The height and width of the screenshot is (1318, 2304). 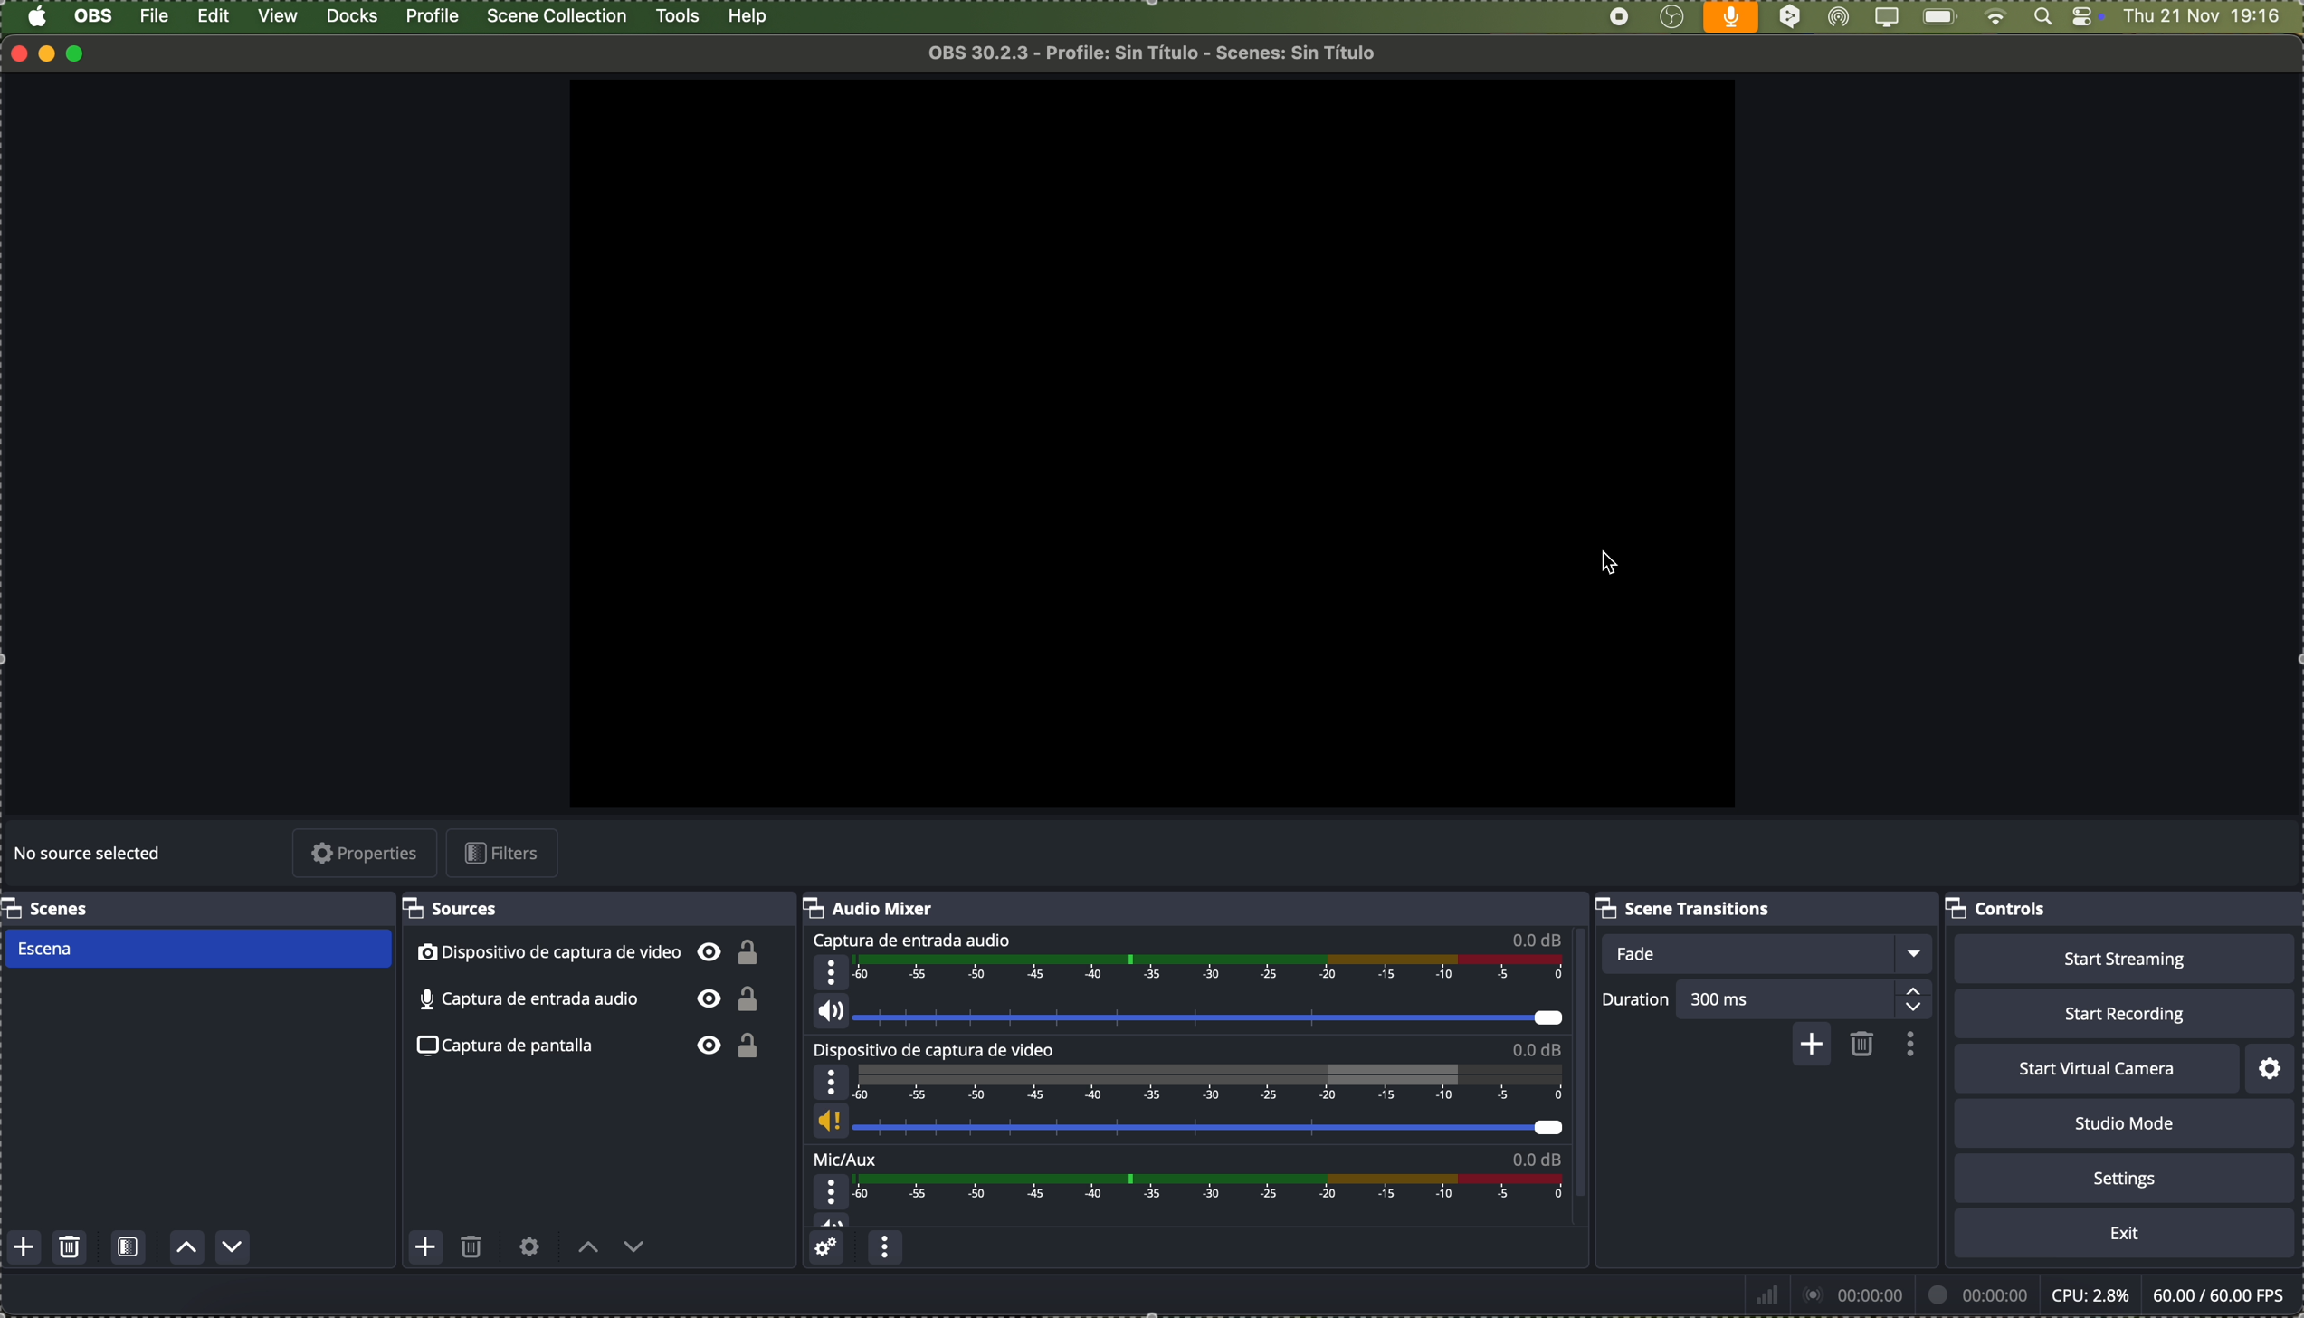 I want to click on Apple icon, so click(x=36, y=17).